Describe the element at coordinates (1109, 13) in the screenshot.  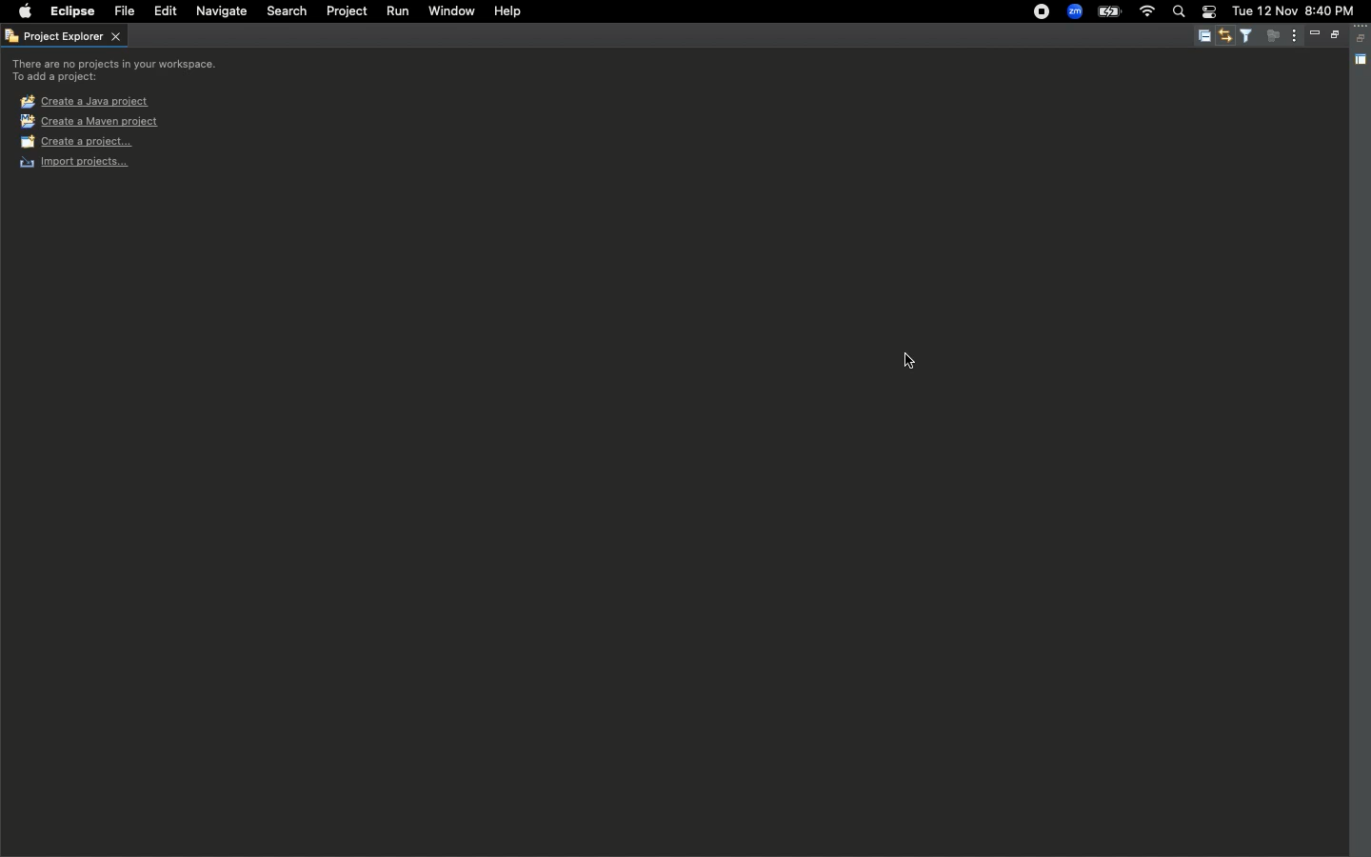
I see `Charge` at that location.